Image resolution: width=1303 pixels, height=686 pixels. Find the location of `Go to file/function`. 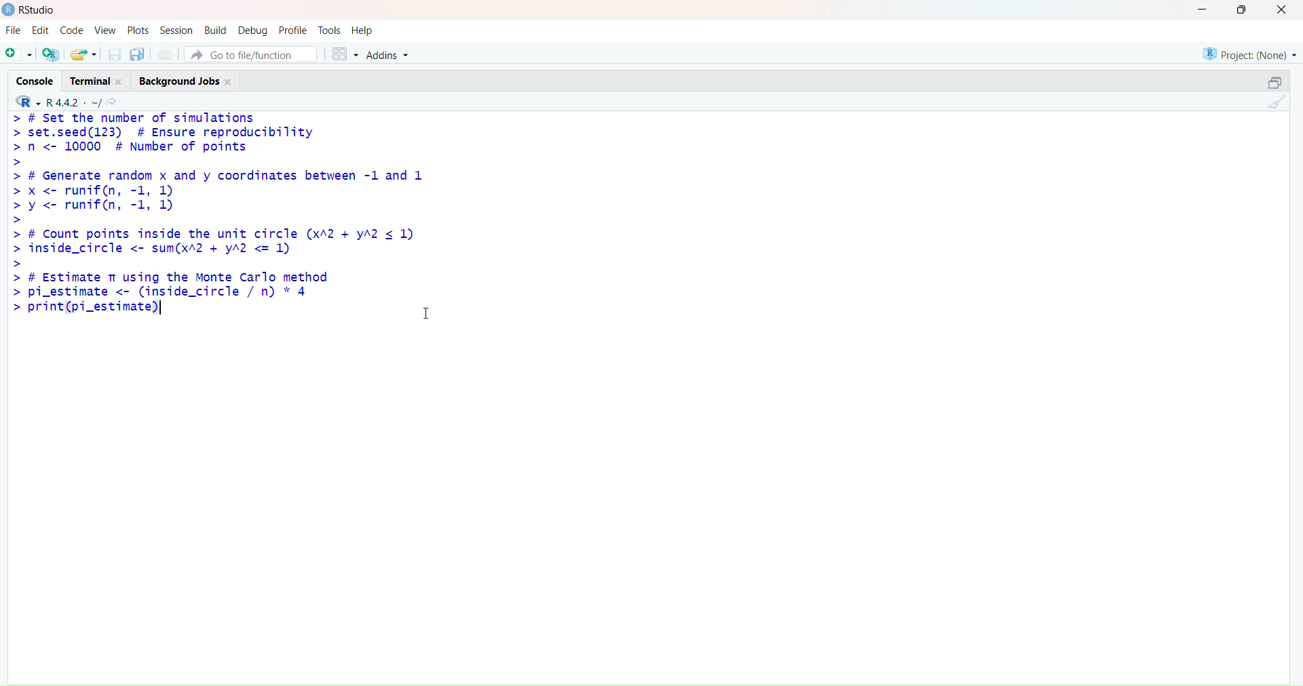

Go to file/function is located at coordinates (254, 55).